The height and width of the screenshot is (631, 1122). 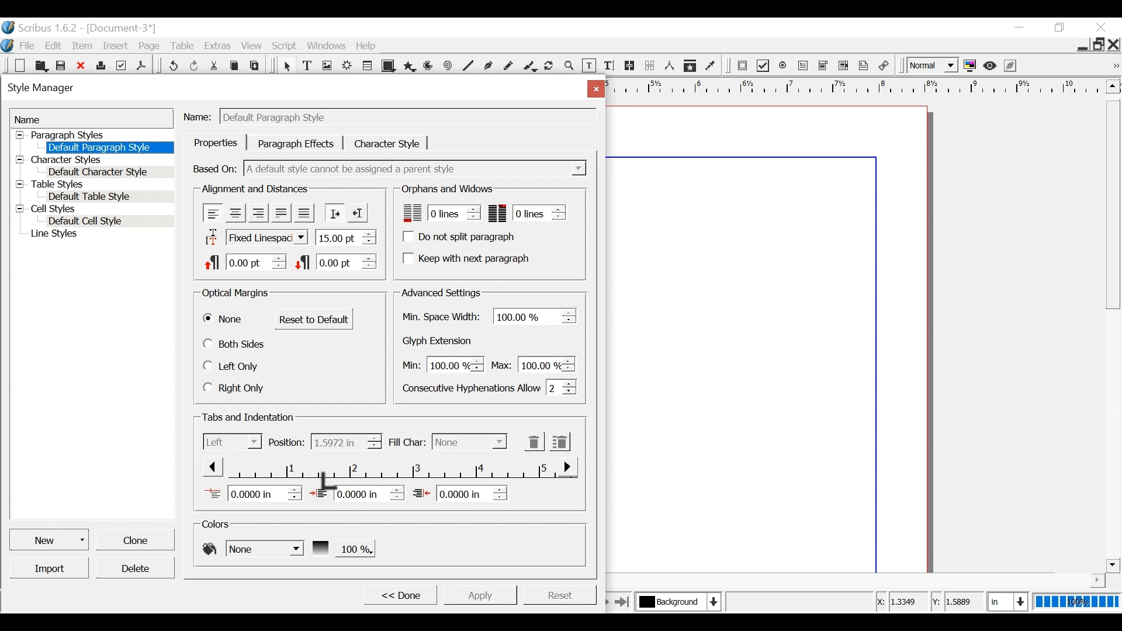 What do you see at coordinates (61, 65) in the screenshot?
I see `Save` at bounding box center [61, 65].